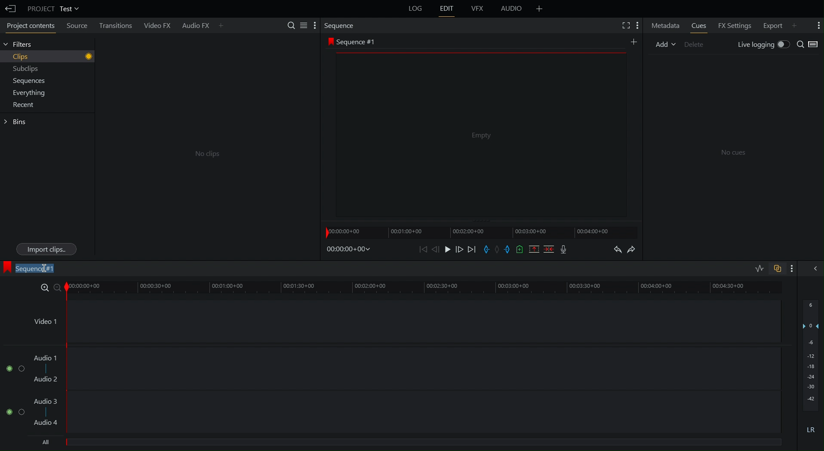 This screenshot has height=451, width=824. Describe the element at coordinates (535, 249) in the screenshot. I see `Remove marked section` at that location.